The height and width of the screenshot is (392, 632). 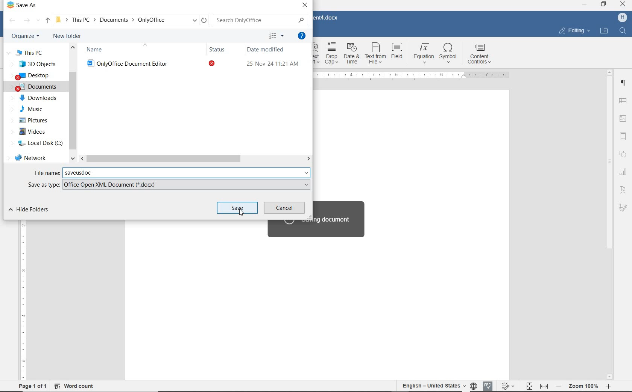 I want to click on DOWNLOADS, so click(x=33, y=98).